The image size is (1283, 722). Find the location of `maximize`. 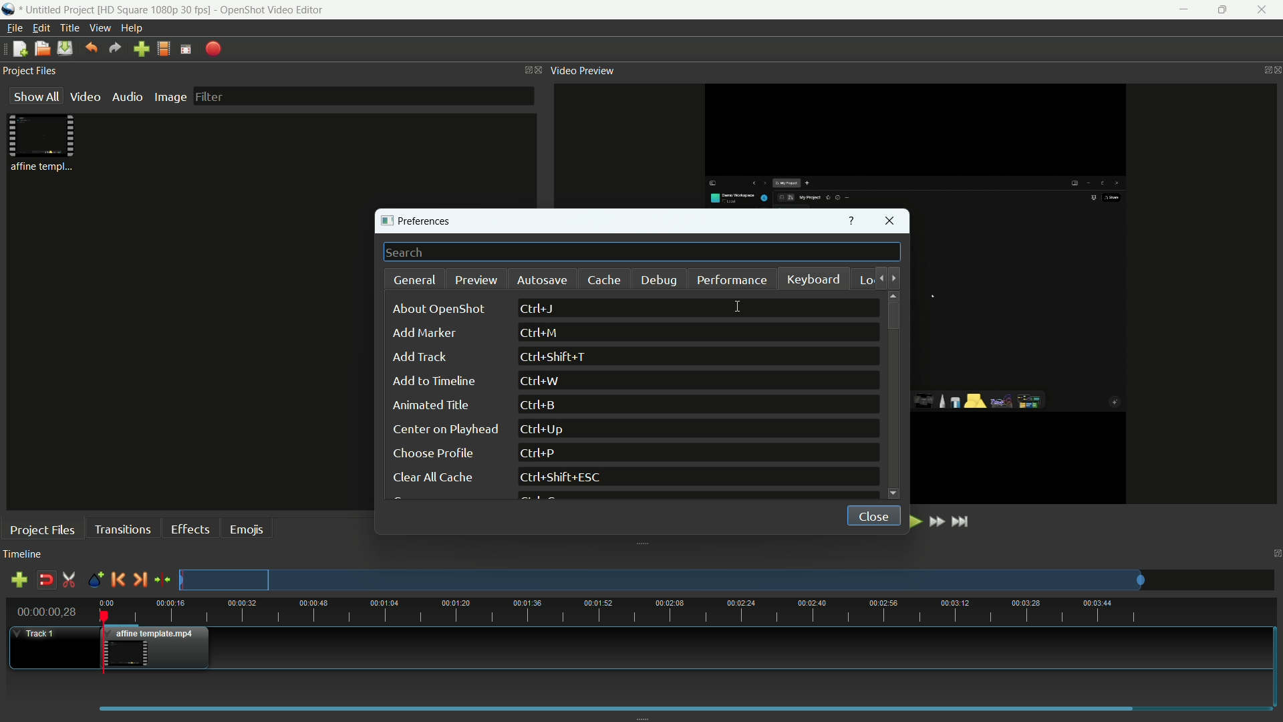

maximize is located at coordinates (1222, 10).